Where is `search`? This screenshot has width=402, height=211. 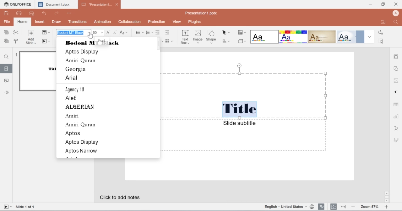
search is located at coordinates (397, 22).